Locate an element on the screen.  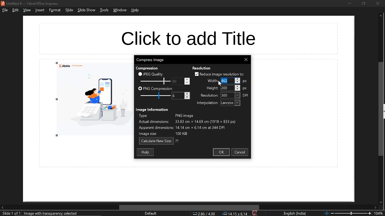
move left is located at coordinates (2, 207).